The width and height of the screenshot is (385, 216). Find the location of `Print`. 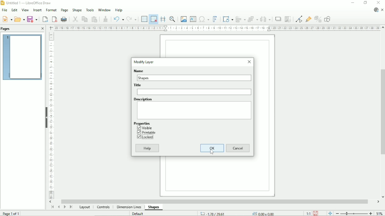

Print is located at coordinates (64, 19).